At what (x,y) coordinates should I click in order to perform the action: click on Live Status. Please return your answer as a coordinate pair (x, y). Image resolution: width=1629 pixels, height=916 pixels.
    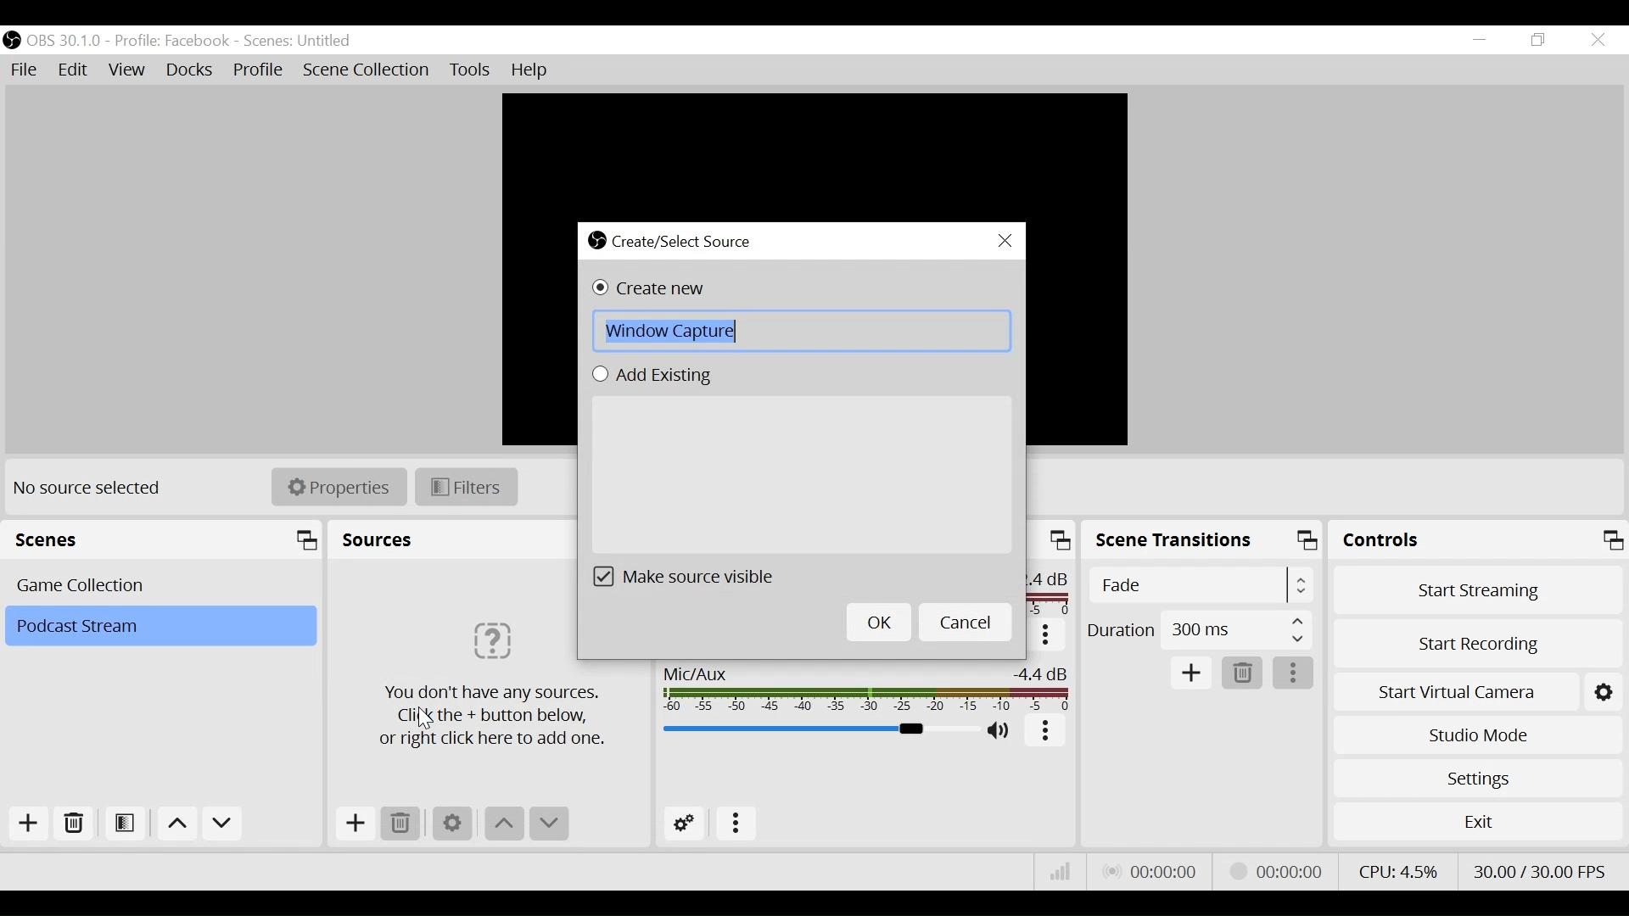
    Looking at the image, I should click on (1149, 871).